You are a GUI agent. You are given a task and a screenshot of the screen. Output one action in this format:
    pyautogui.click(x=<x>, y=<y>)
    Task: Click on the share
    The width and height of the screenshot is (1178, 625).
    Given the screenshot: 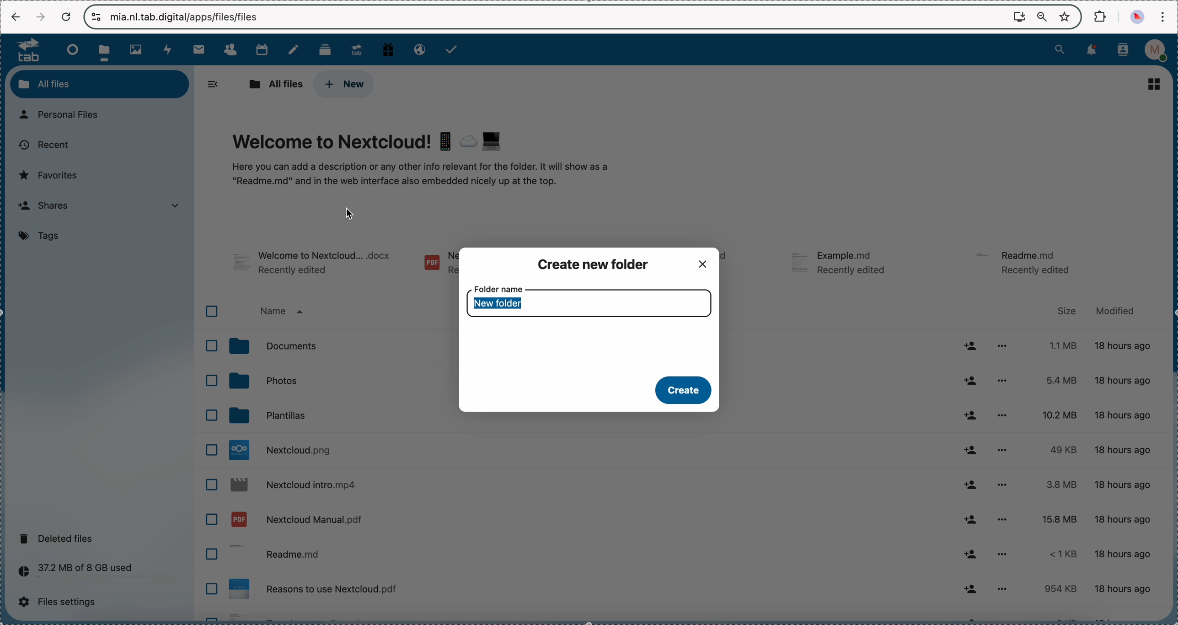 What is the action you would take?
    pyautogui.click(x=970, y=345)
    